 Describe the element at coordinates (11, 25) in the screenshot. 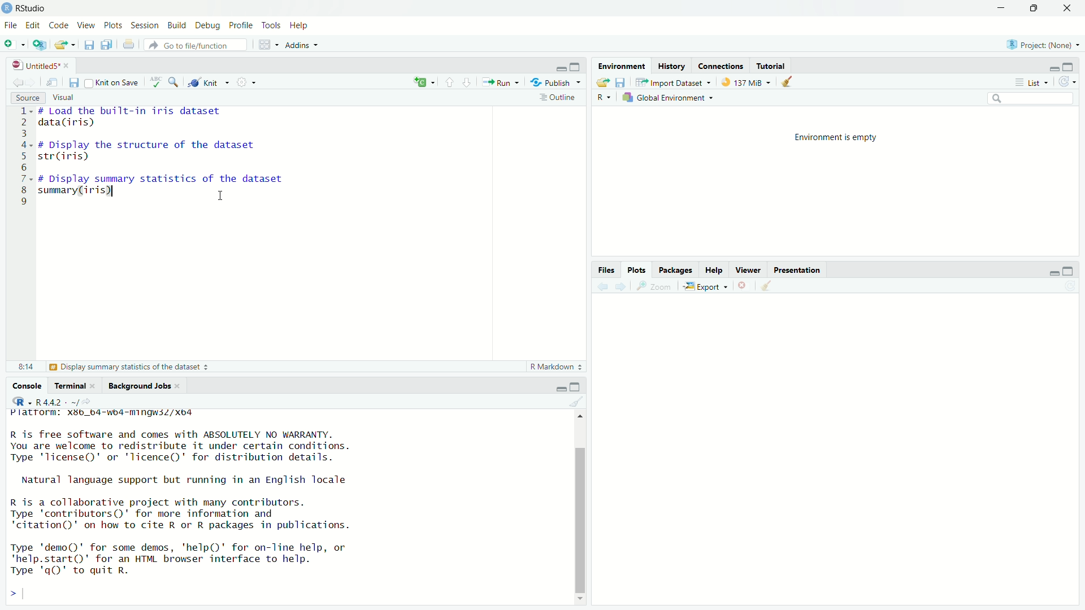

I see `File` at that location.